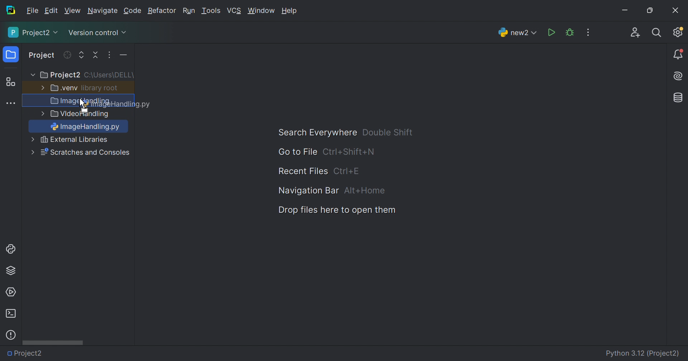 This screenshot has width=688, height=361. I want to click on More, so click(41, 87).